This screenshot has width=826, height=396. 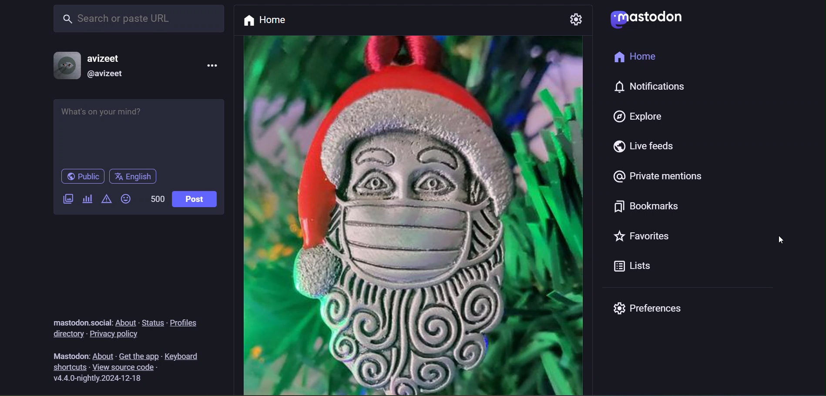 What do you see at coordinates (196, 198) in the screenshot?
I see `post` at bounding box center [196, 198].